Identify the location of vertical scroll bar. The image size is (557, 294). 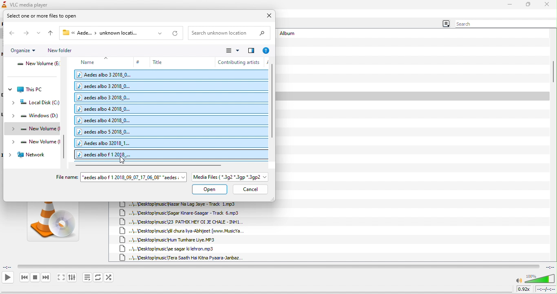
(553, 72).